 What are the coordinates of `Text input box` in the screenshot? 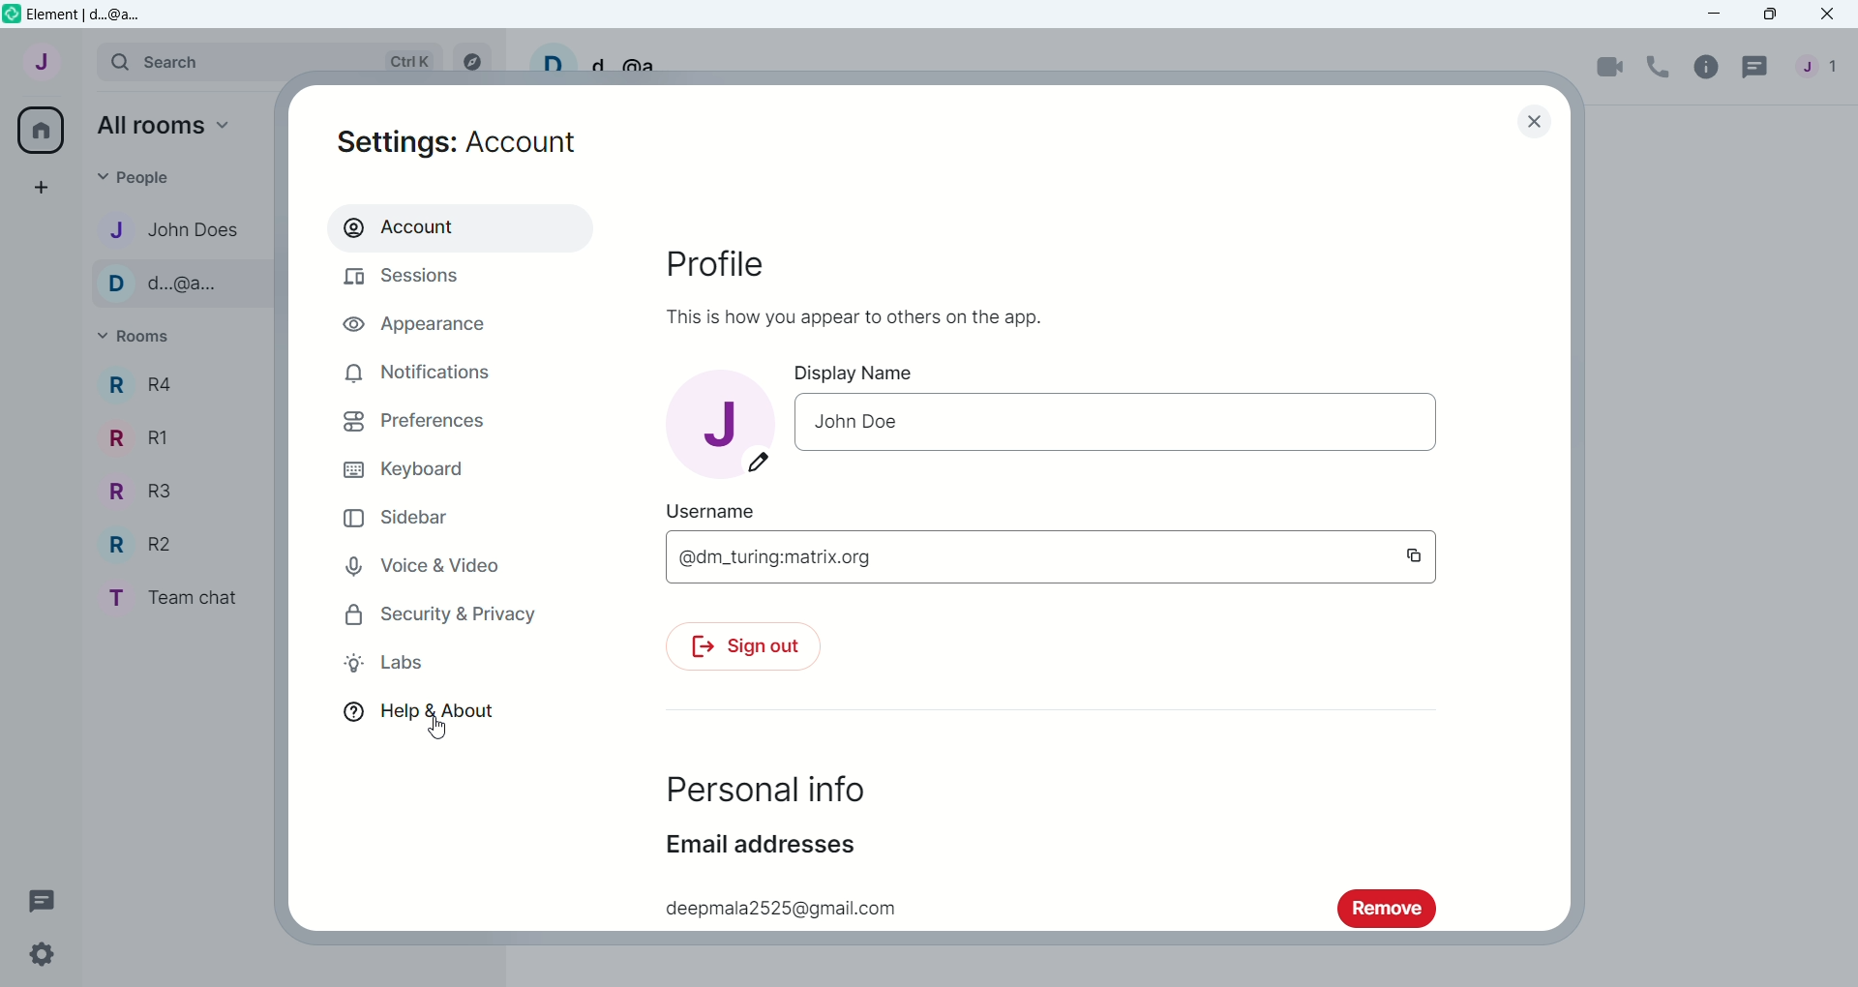 It's located at (1118, 424).